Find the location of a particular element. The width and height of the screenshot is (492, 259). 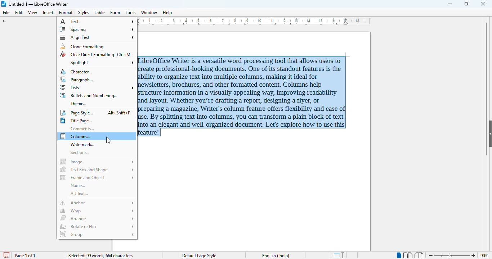

page style is located at coordinates (96, 113).